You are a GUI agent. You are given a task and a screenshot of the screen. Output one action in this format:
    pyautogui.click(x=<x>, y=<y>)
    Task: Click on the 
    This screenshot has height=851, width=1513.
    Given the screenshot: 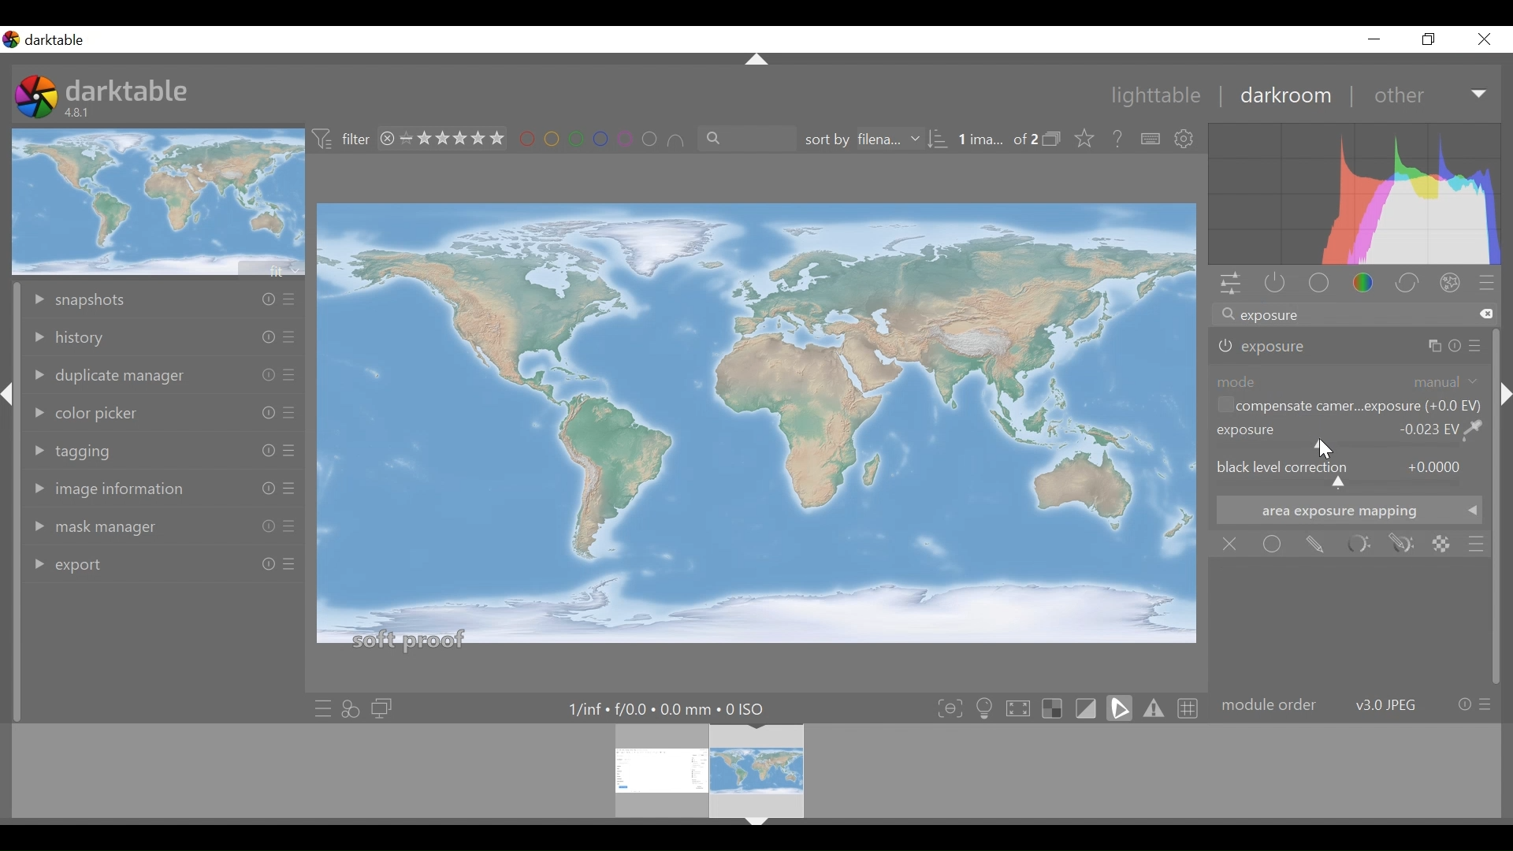 What is the action you would take?
    pyautogui.click(x=9, y=413)
    